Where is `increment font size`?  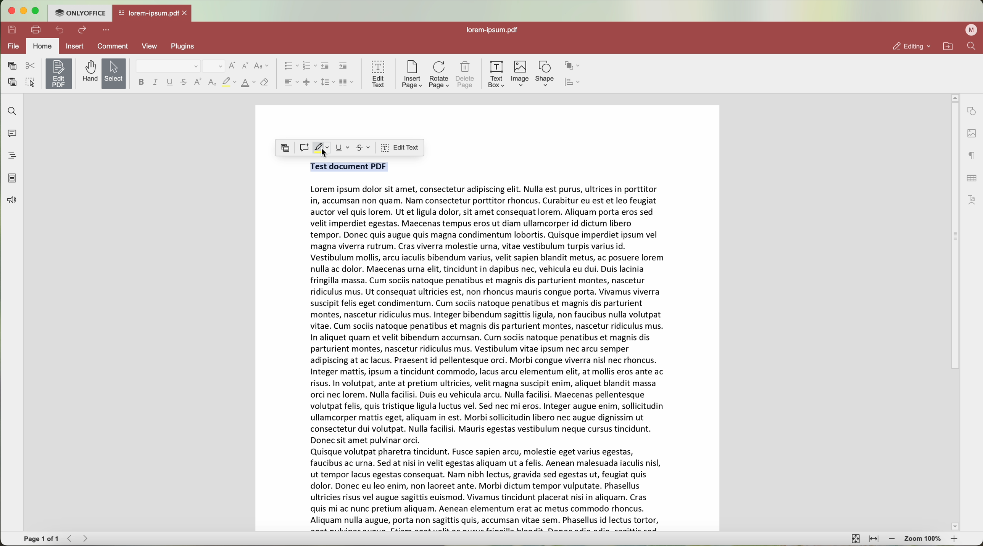 increment font size is located at coordinates (233, 65).